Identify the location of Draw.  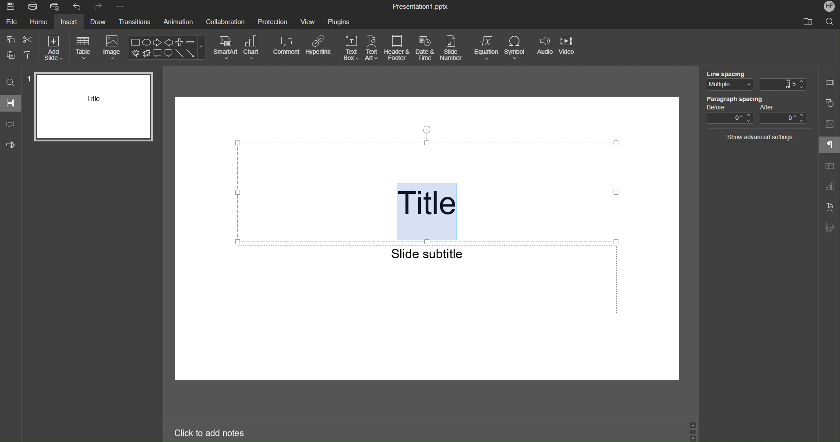
(97, 23).